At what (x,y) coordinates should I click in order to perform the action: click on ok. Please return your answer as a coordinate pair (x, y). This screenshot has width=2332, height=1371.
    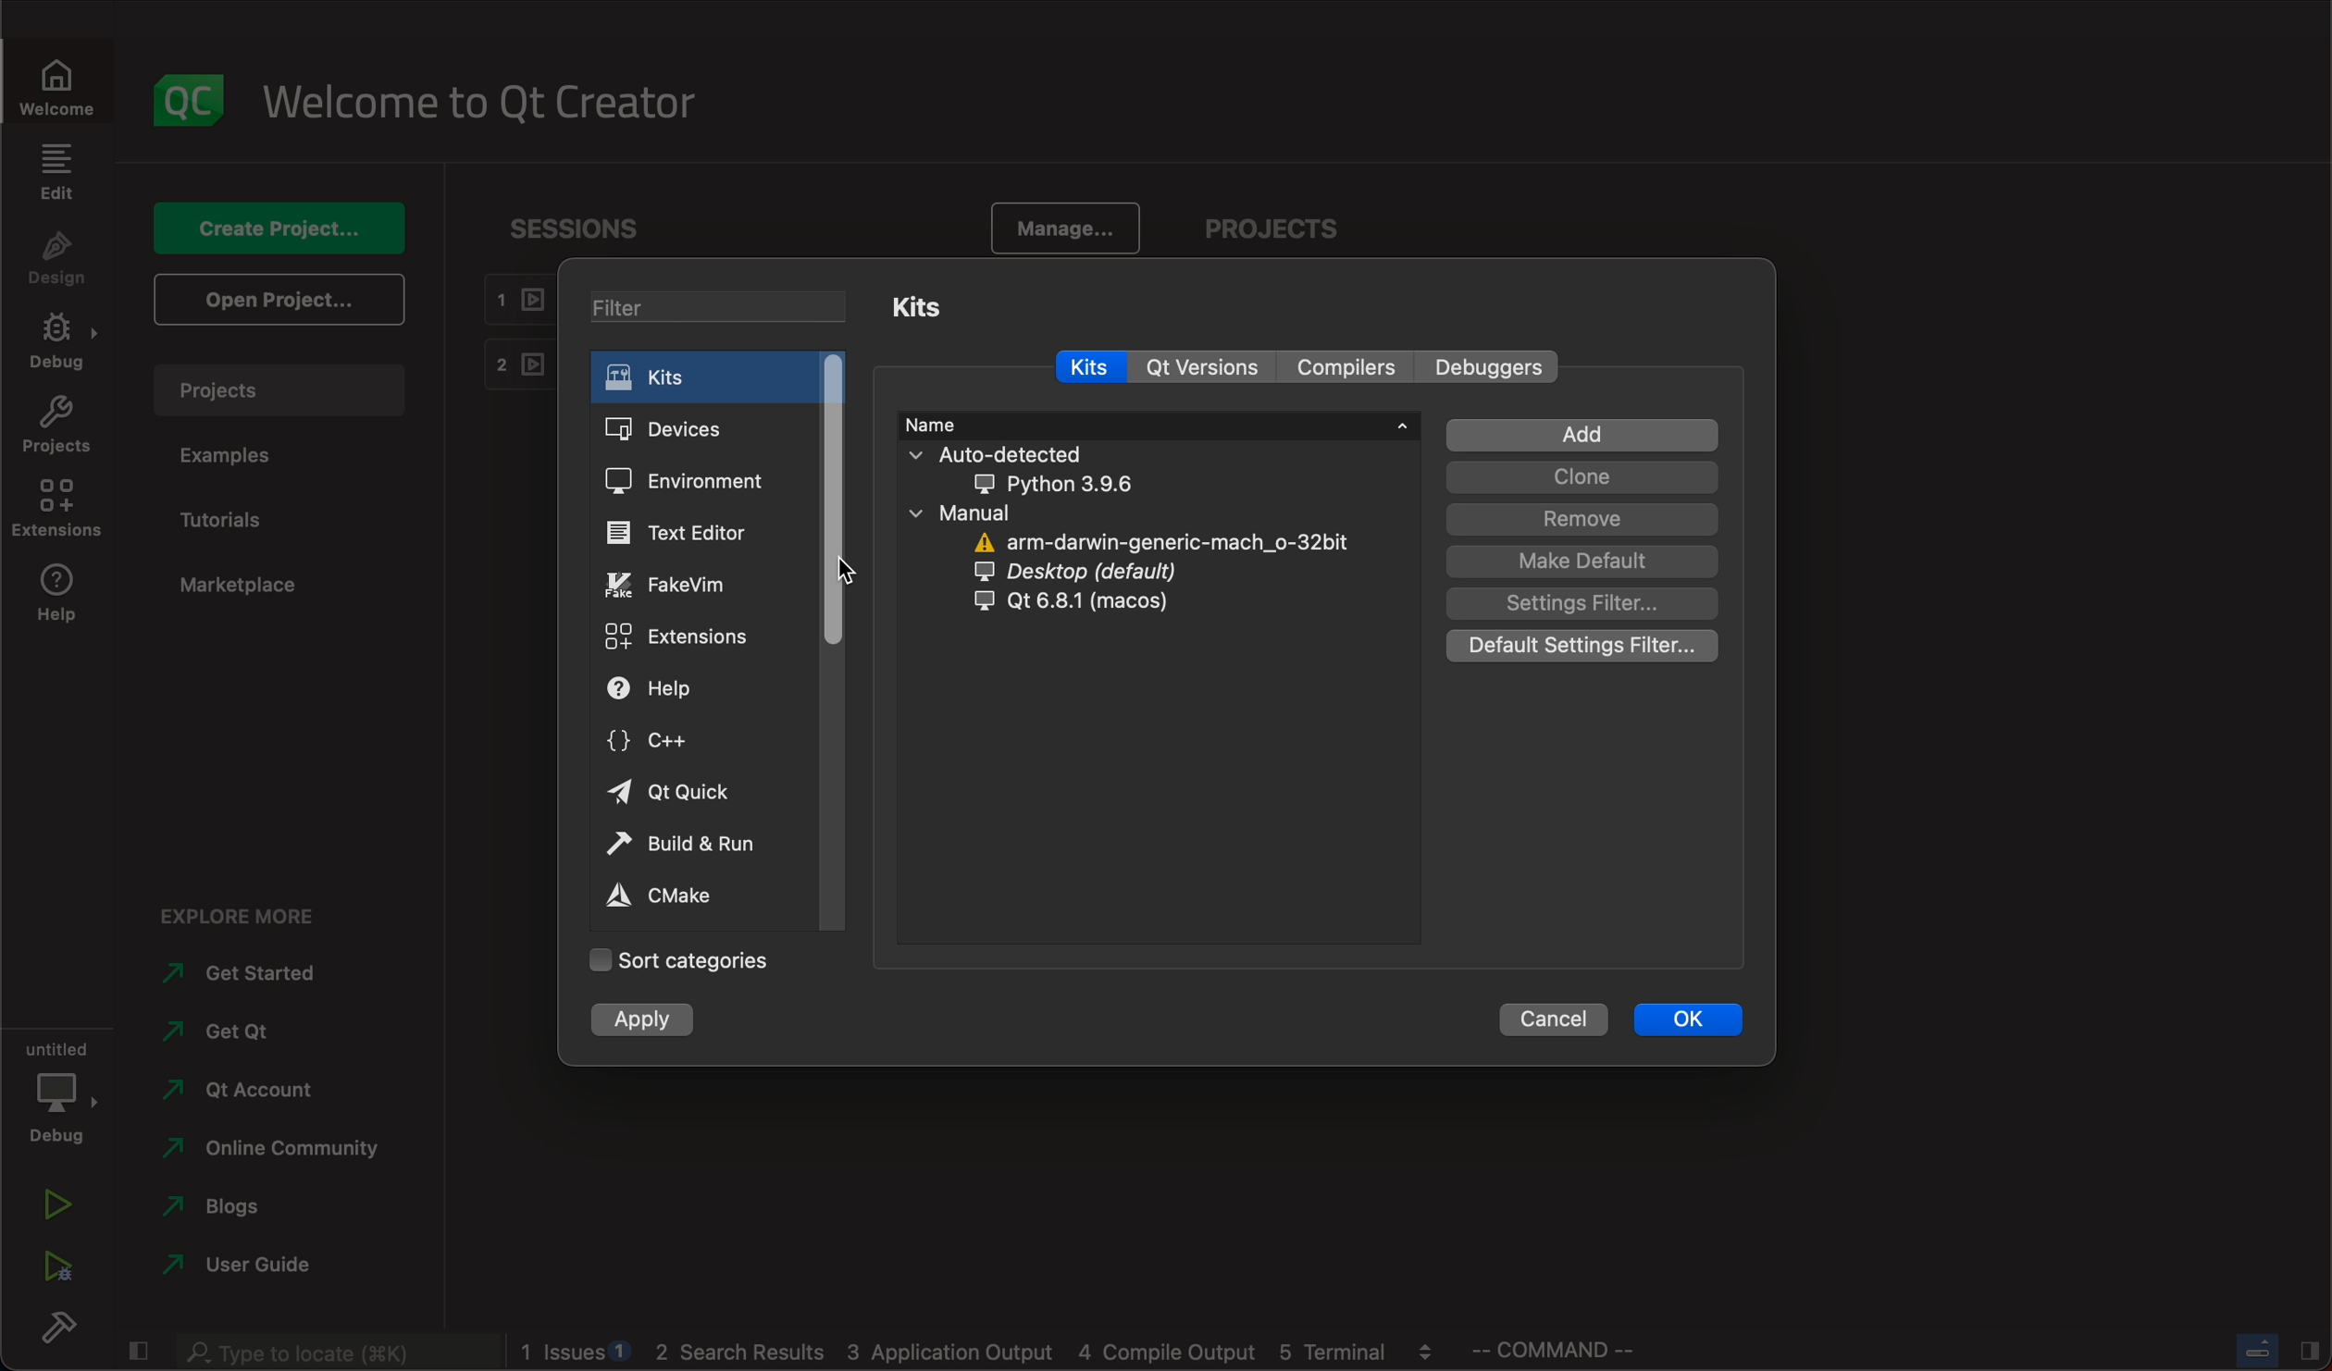
    Looking at the image, I should click on (1688, 1019).